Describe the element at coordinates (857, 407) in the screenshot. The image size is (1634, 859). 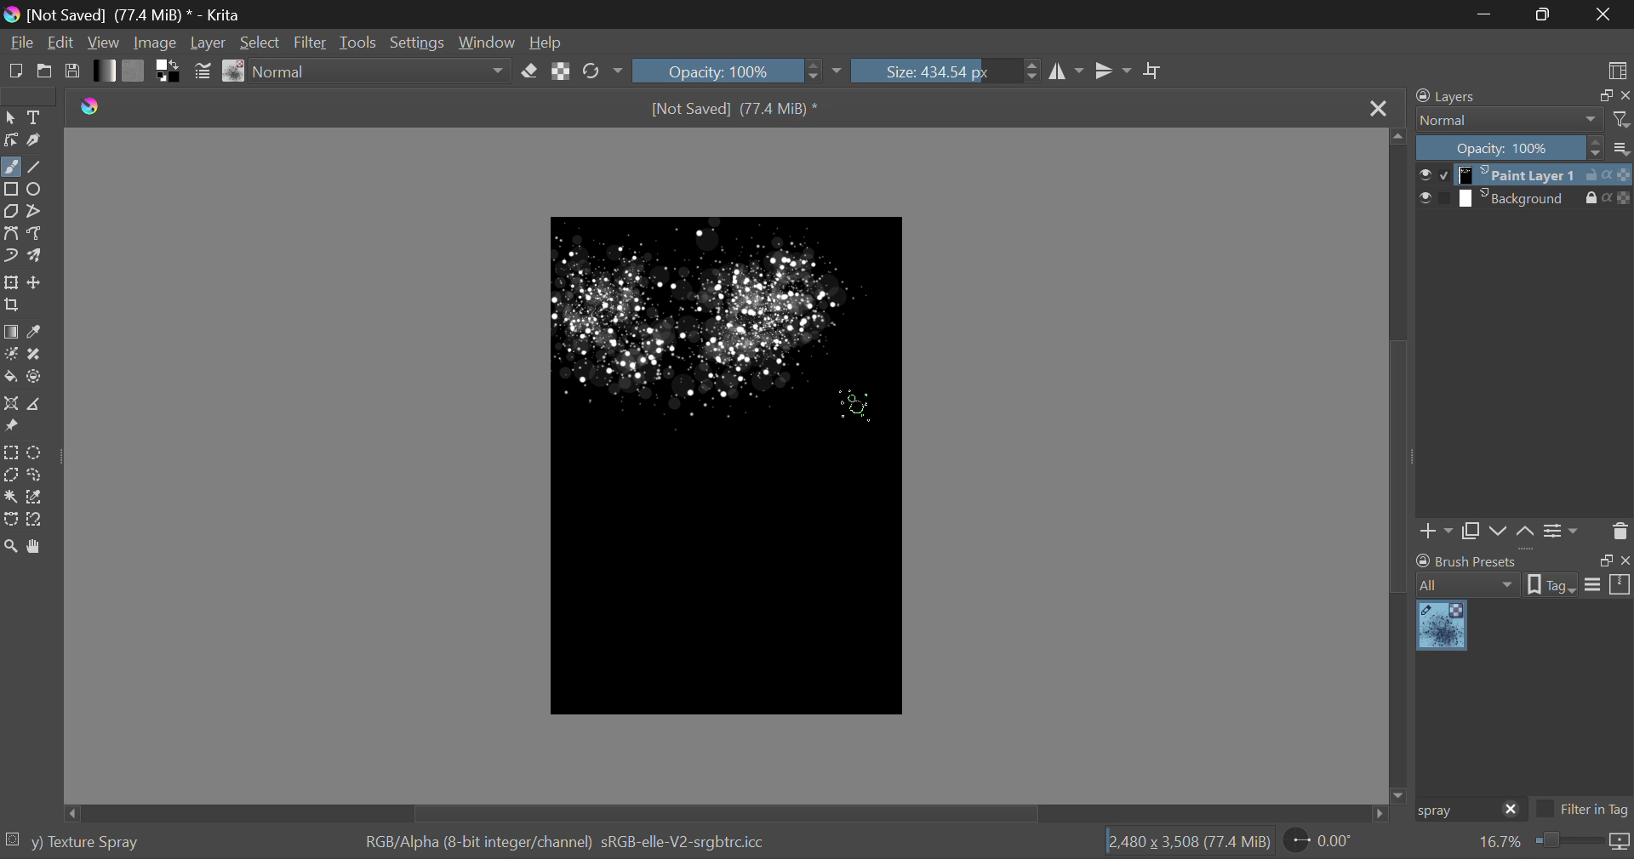
I see `Click Cursor Position` at that location.